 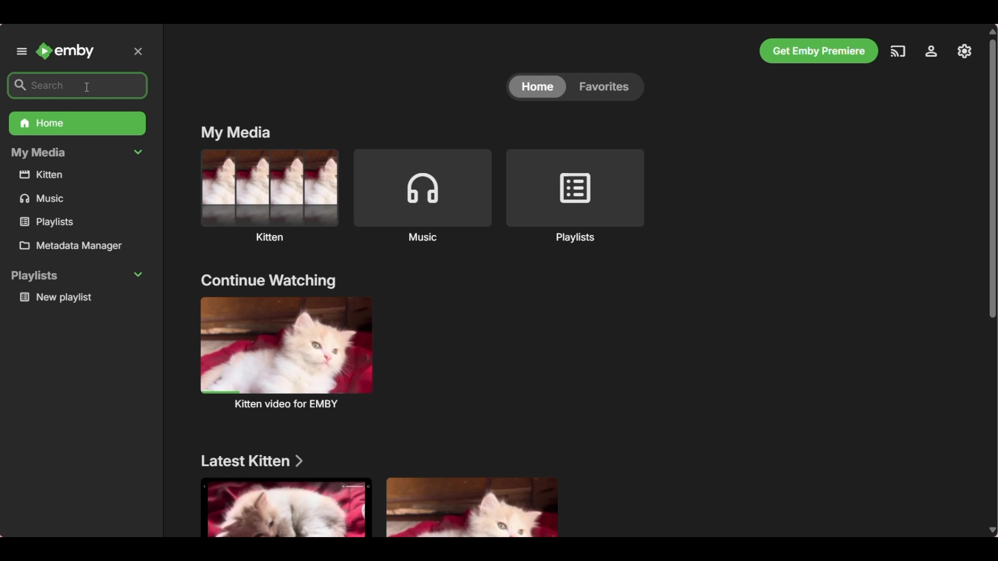 I want to click on home, so click(x=535, y=86).